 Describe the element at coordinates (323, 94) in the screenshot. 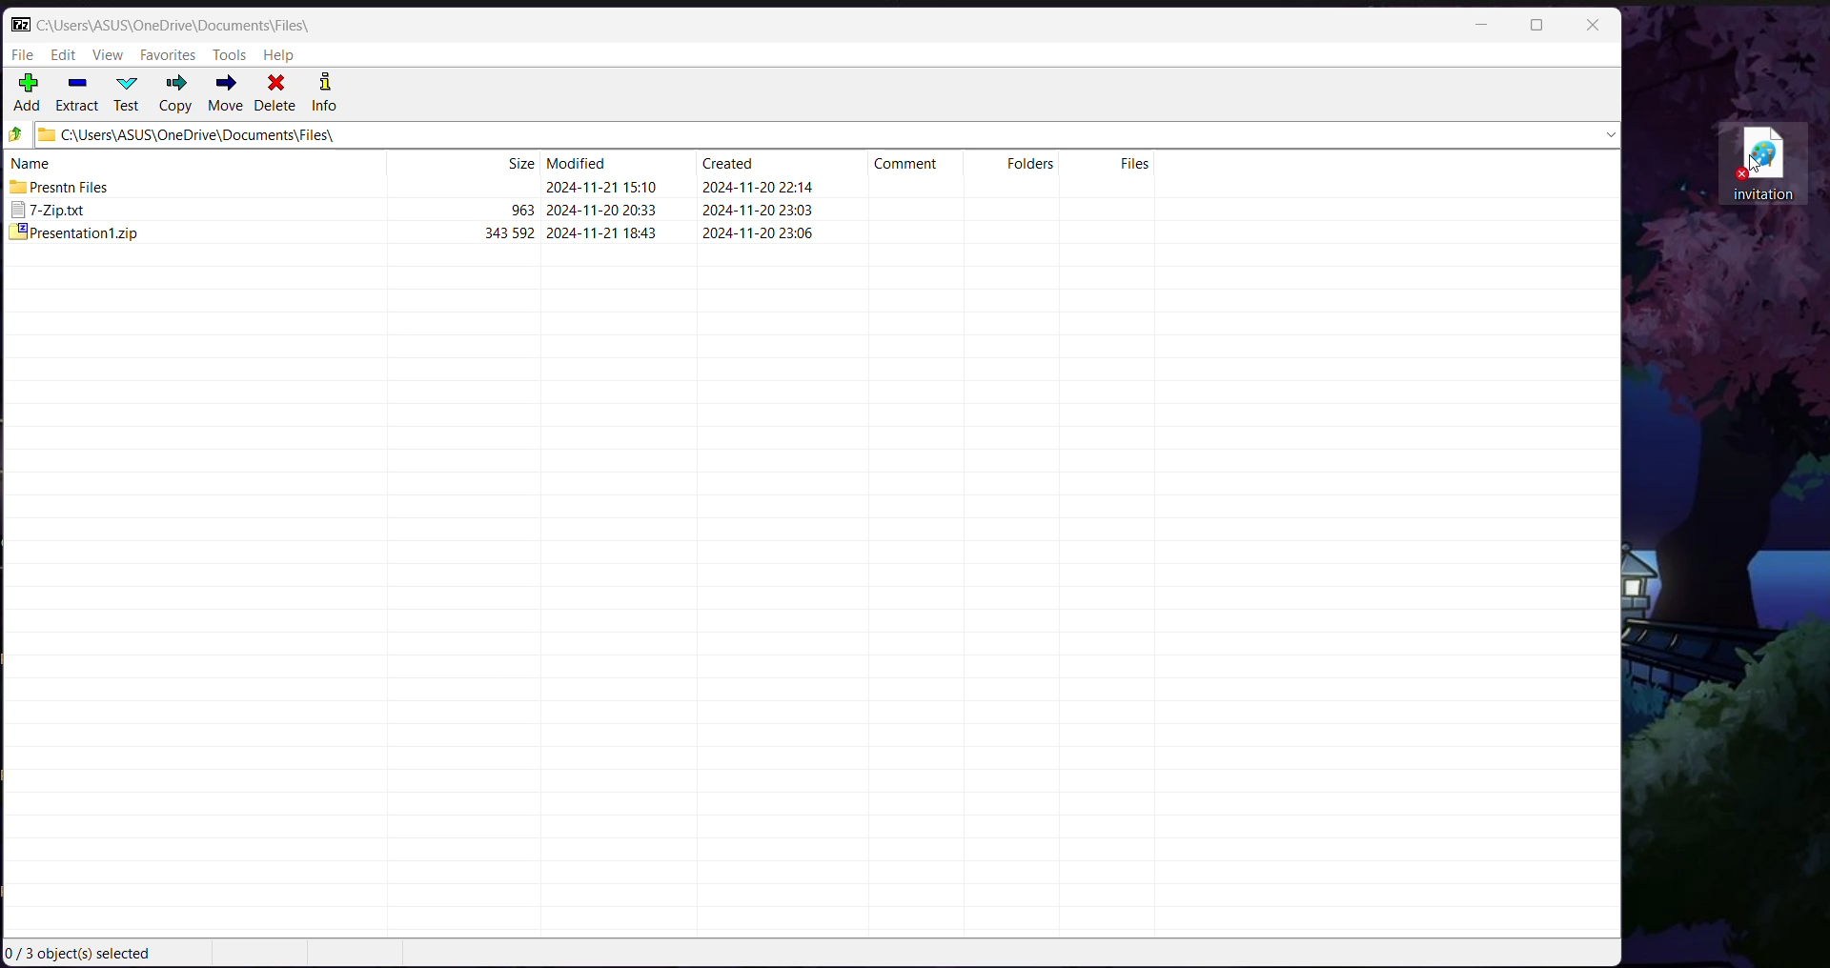

I see `Info` at that location.